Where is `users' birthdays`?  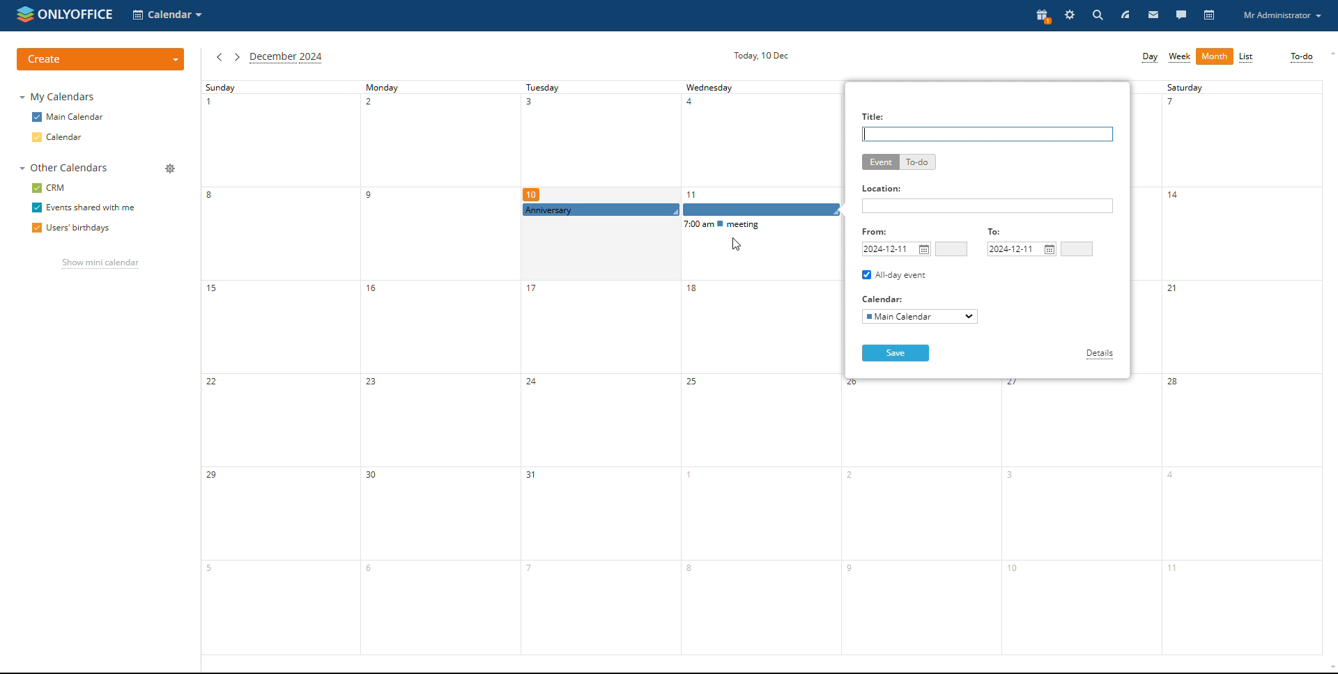 users' birthdays is located at coordinates (72, 228).